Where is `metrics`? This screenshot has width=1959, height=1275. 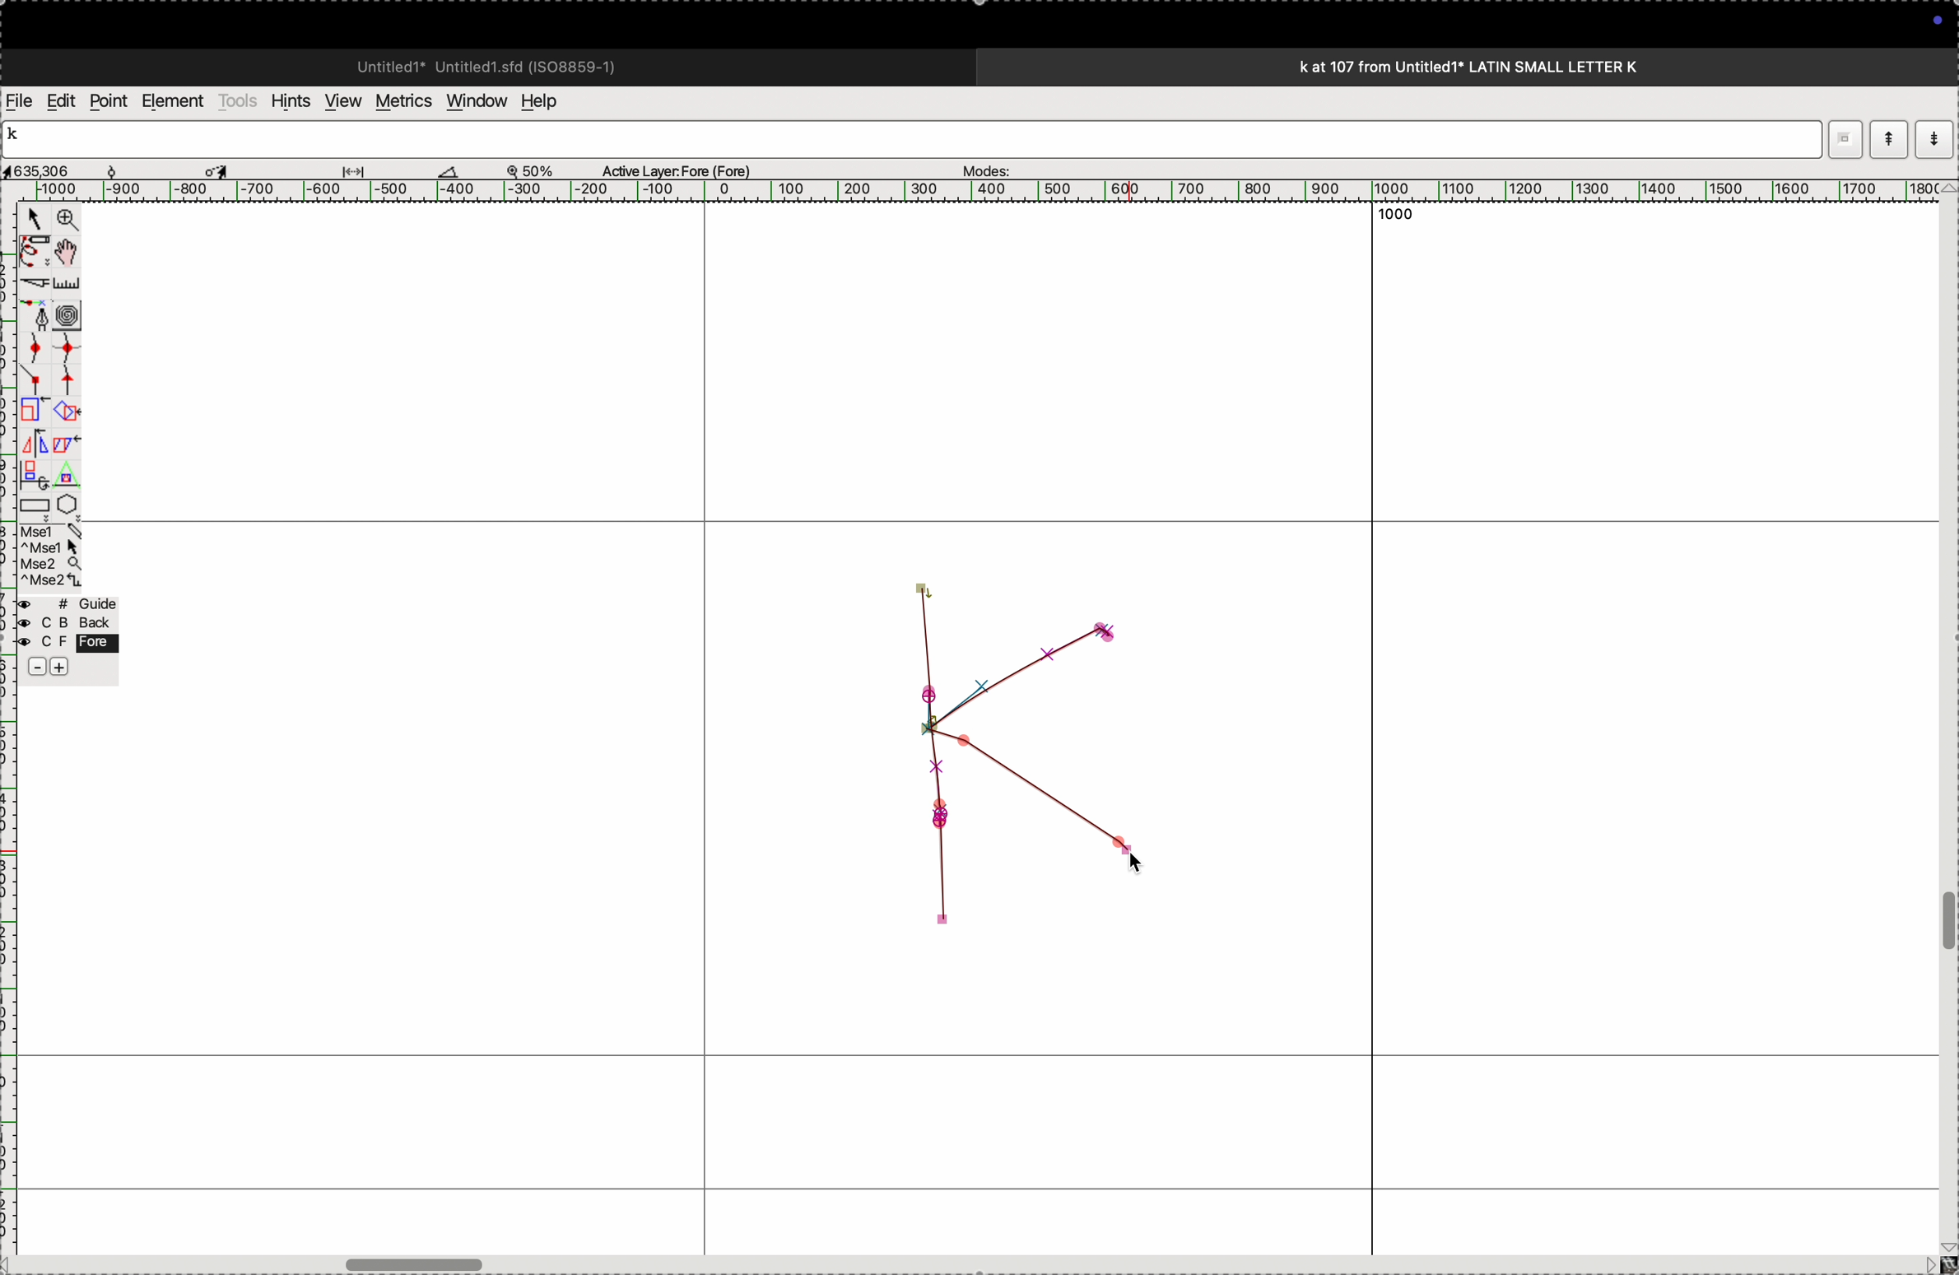
metrics is located at coordinates (402, 101).